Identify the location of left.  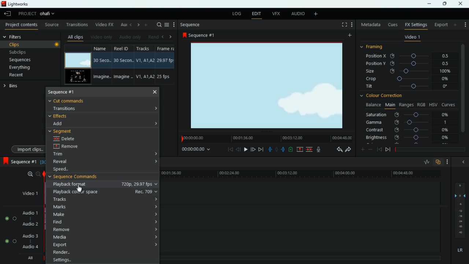
(162, 37).